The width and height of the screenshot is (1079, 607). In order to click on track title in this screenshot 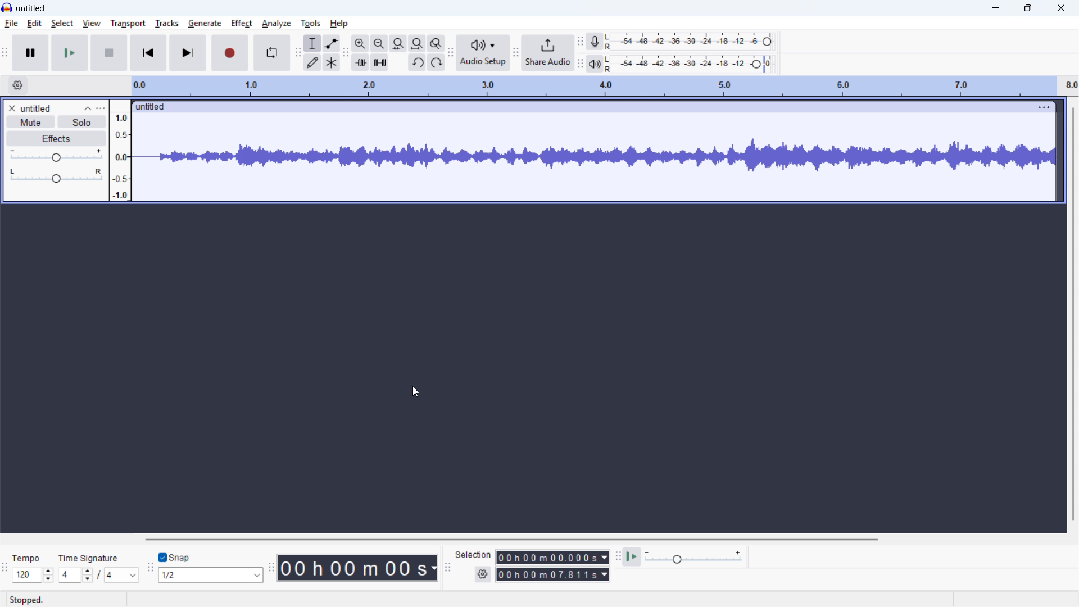, I will do `click(37, 108)`.